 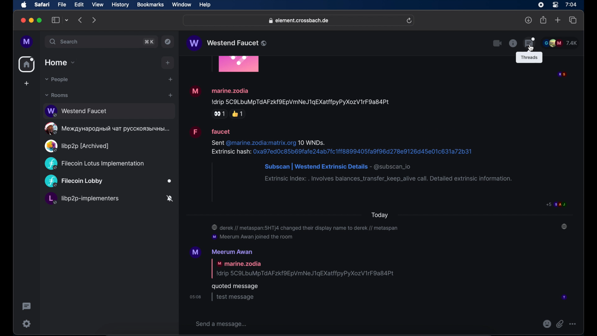 What do you see at coordinates (219, 114) in the screenshot?
I see `side eye reaction` at bounding box center [219, 114].